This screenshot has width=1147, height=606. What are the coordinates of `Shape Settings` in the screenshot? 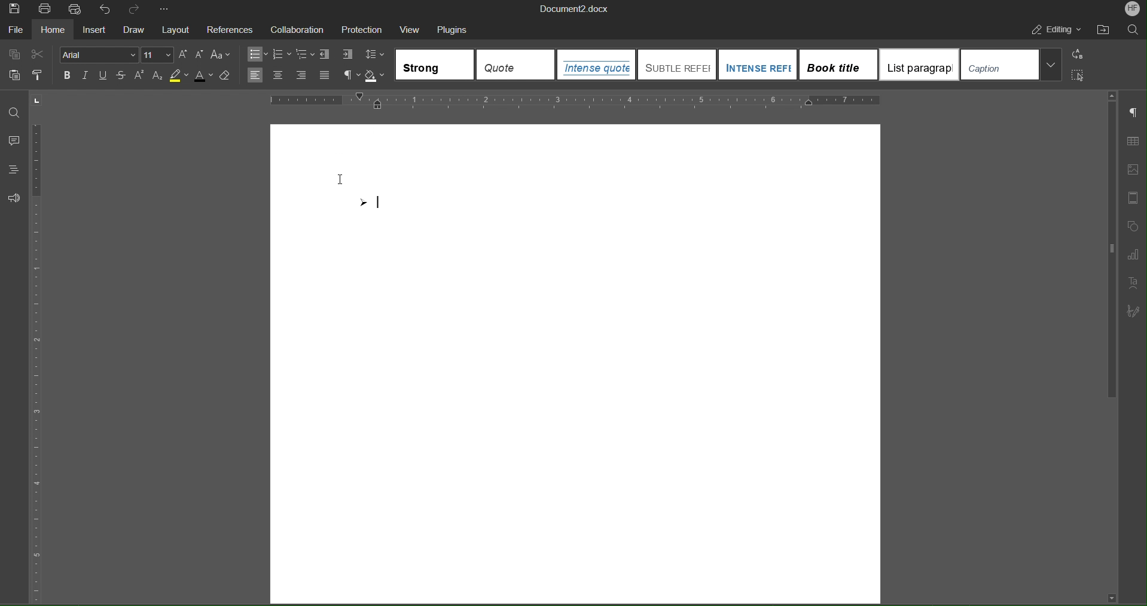 It's located at (1130, 225).